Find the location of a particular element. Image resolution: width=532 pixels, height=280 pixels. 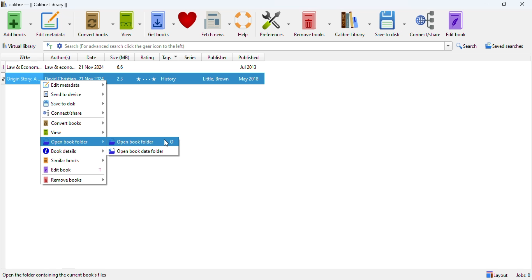

save to disk is located at coordinates (74, 103).